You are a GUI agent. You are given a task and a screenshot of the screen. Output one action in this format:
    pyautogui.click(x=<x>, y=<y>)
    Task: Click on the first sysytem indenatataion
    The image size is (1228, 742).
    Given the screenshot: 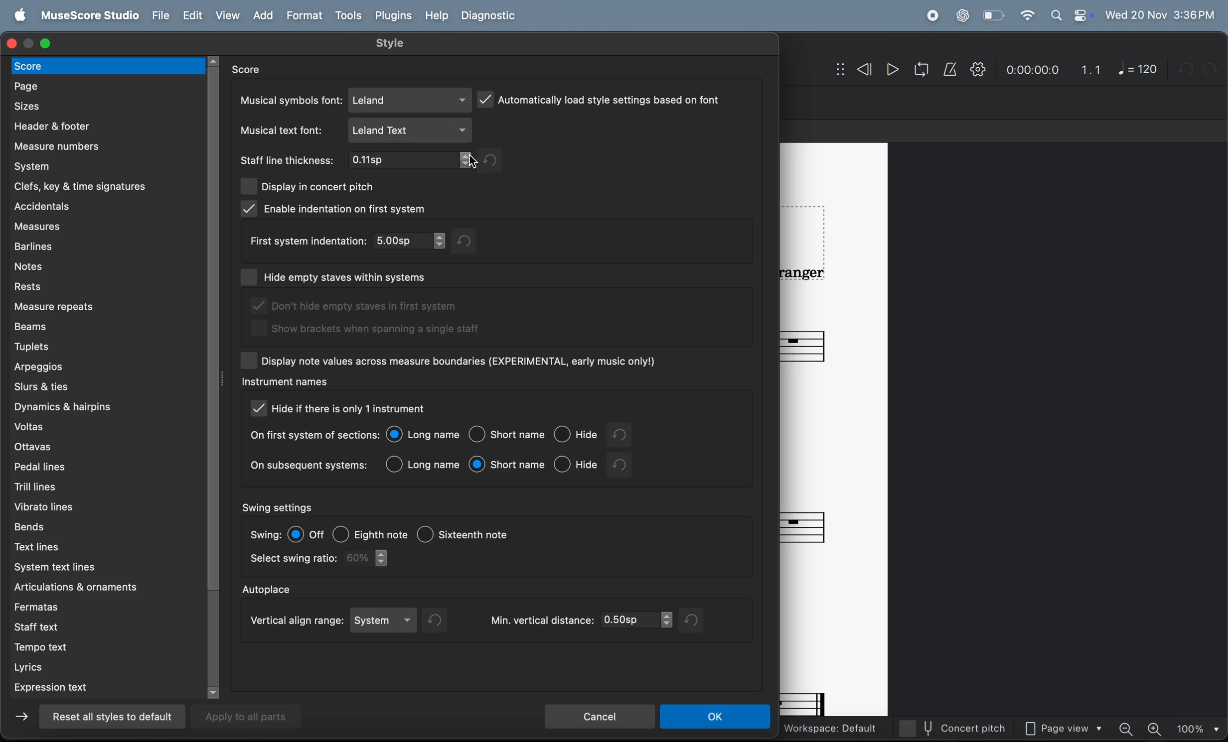 What is the action you would take?
    pyautogui.click(x=306, y=241)
    